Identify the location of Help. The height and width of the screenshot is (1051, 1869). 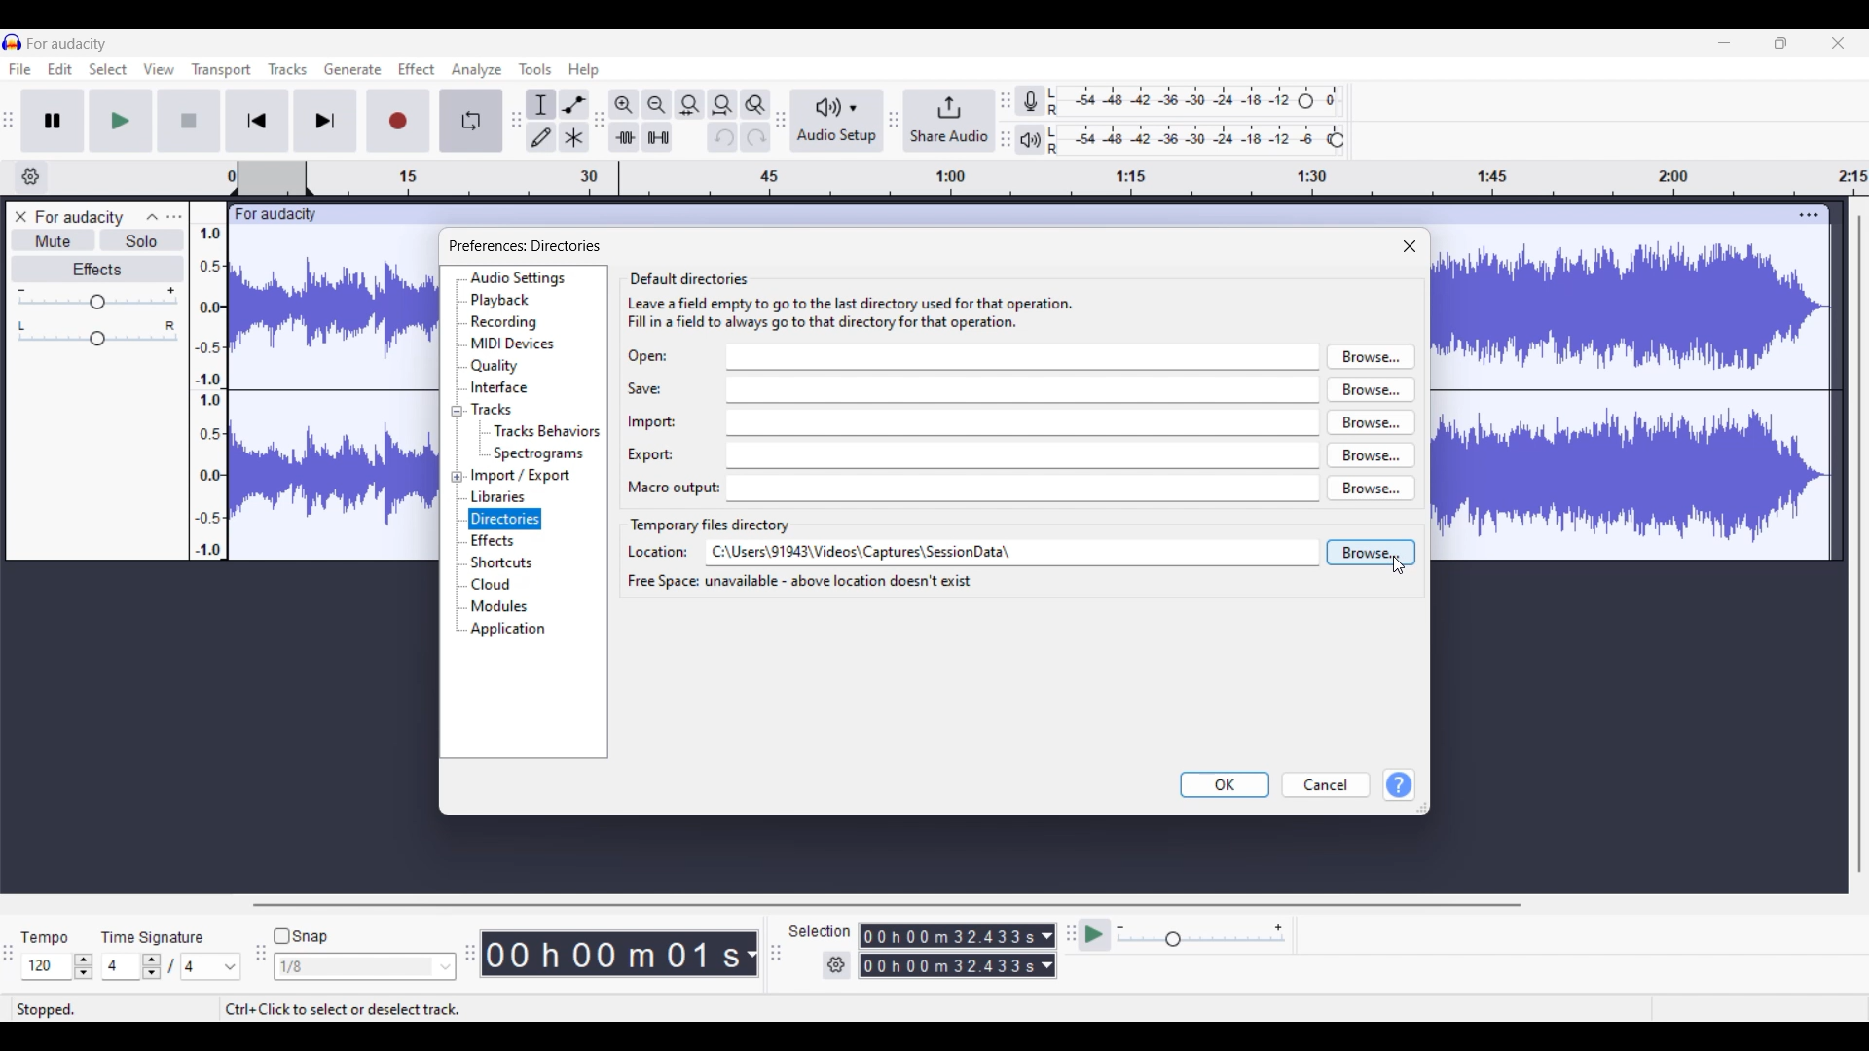
(1399, 784).